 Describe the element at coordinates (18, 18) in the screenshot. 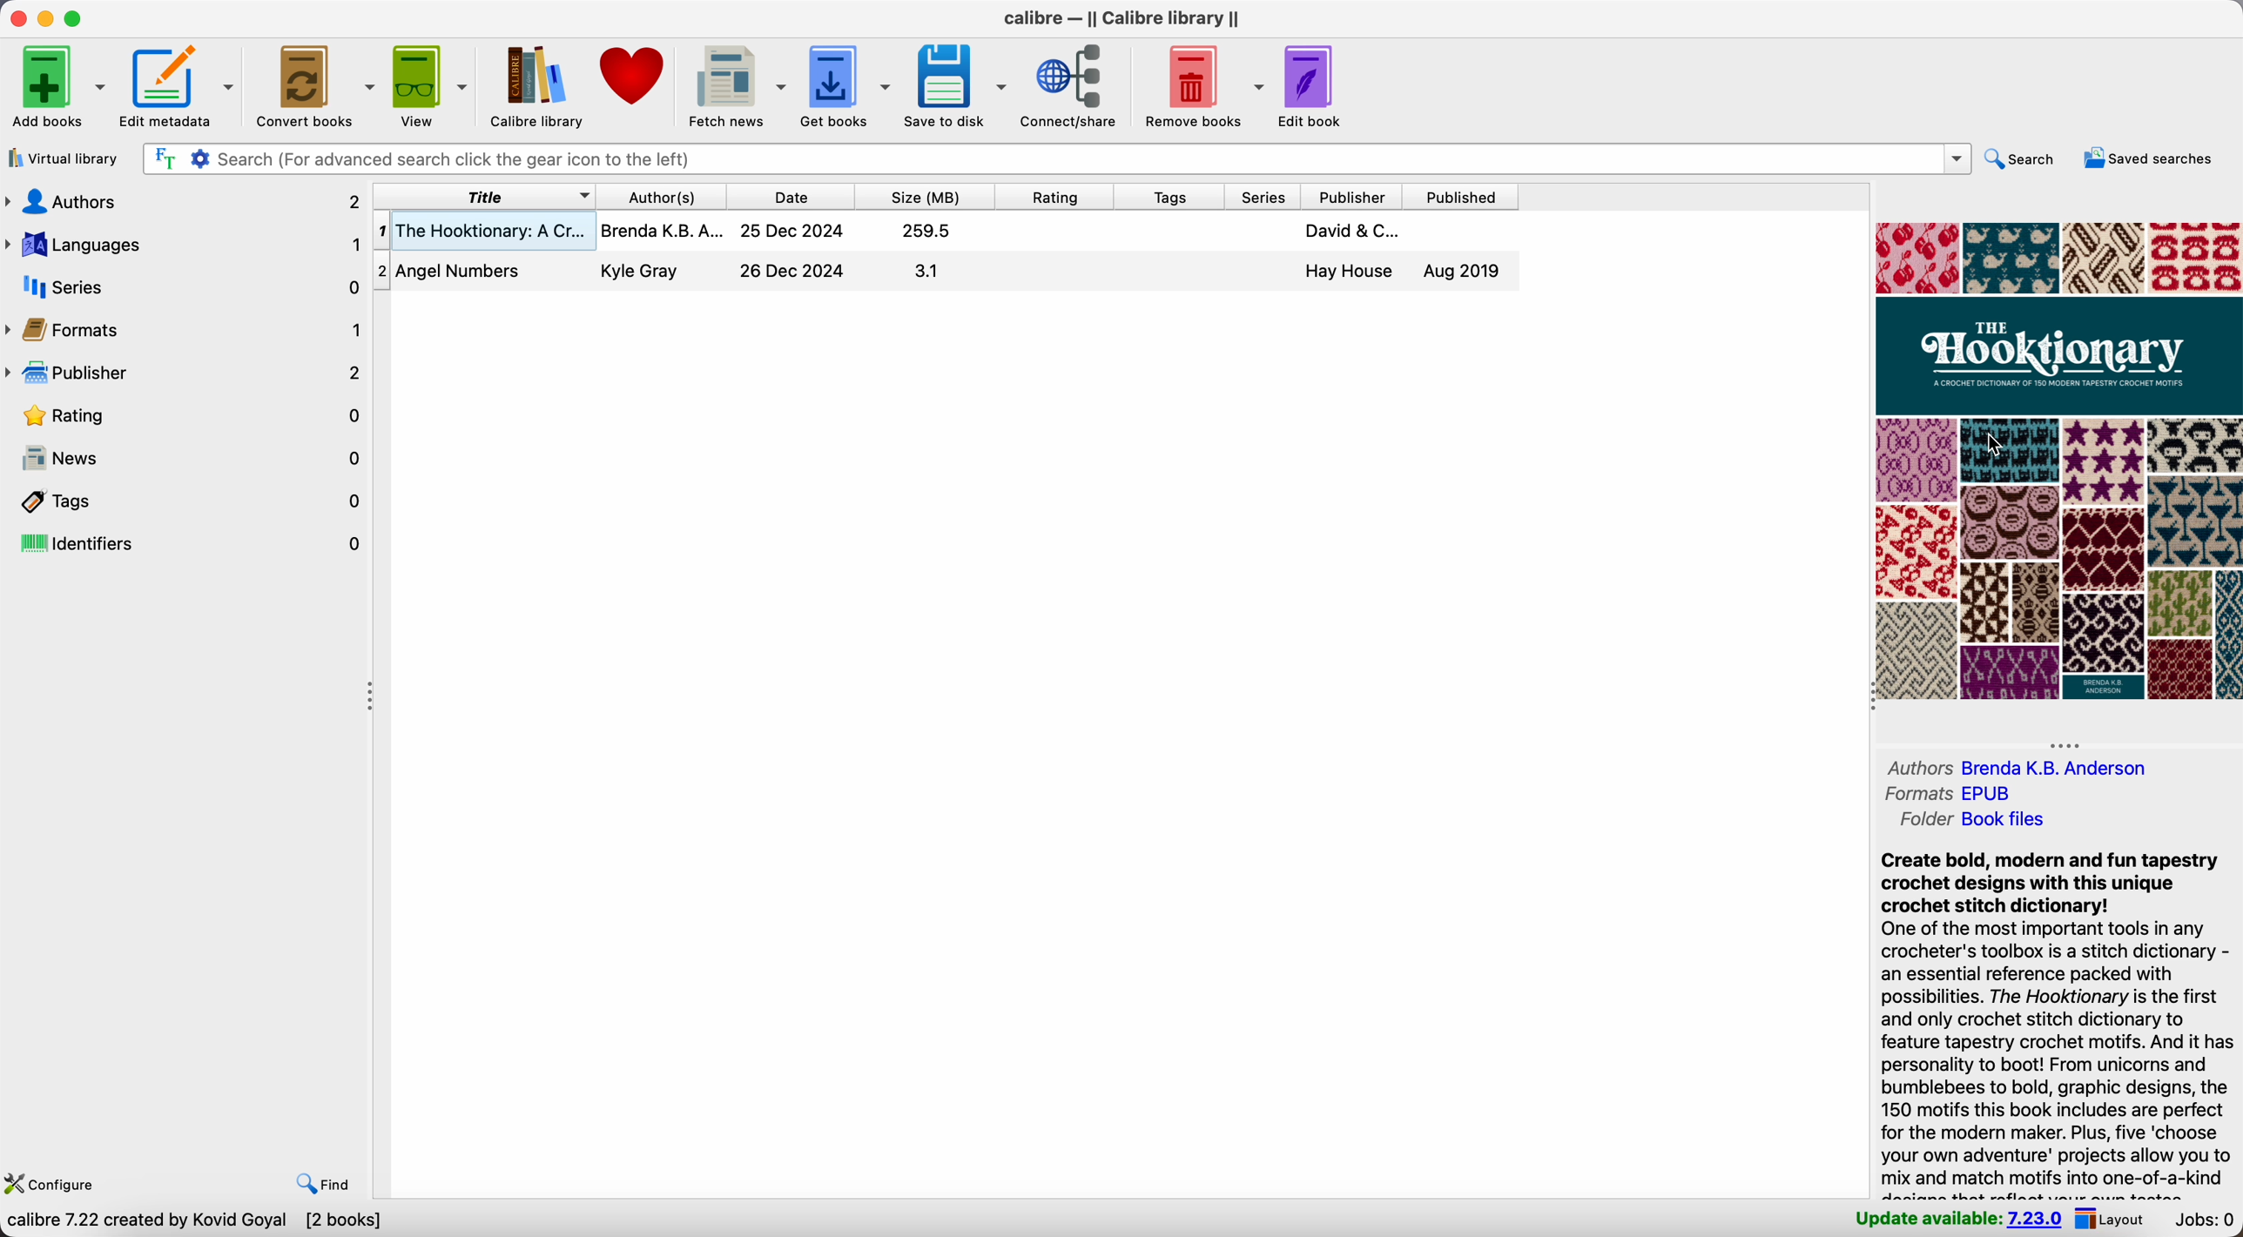

I see `close` at that location.